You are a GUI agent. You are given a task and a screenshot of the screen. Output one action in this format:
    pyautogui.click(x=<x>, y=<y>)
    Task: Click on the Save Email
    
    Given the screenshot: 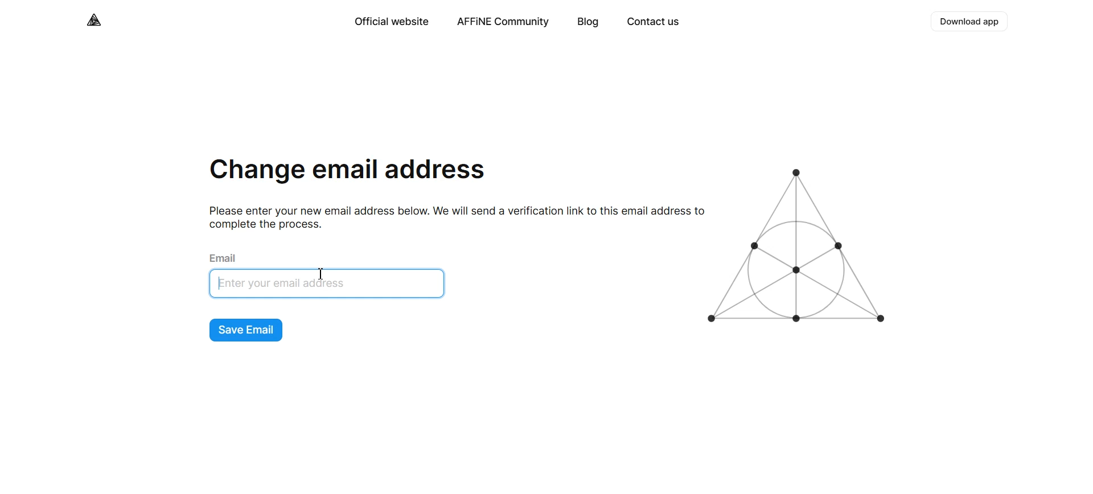 What is the action you would take?
    pyautogui.click(x=246, y=331)
    